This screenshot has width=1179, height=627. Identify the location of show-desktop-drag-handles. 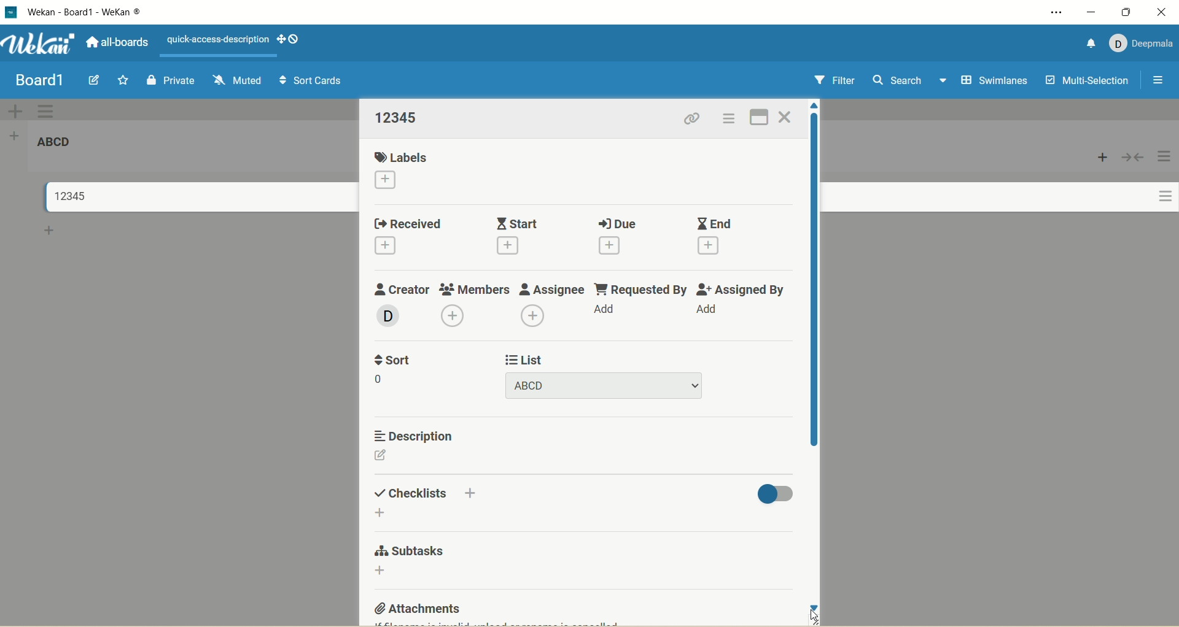
(296, 39).